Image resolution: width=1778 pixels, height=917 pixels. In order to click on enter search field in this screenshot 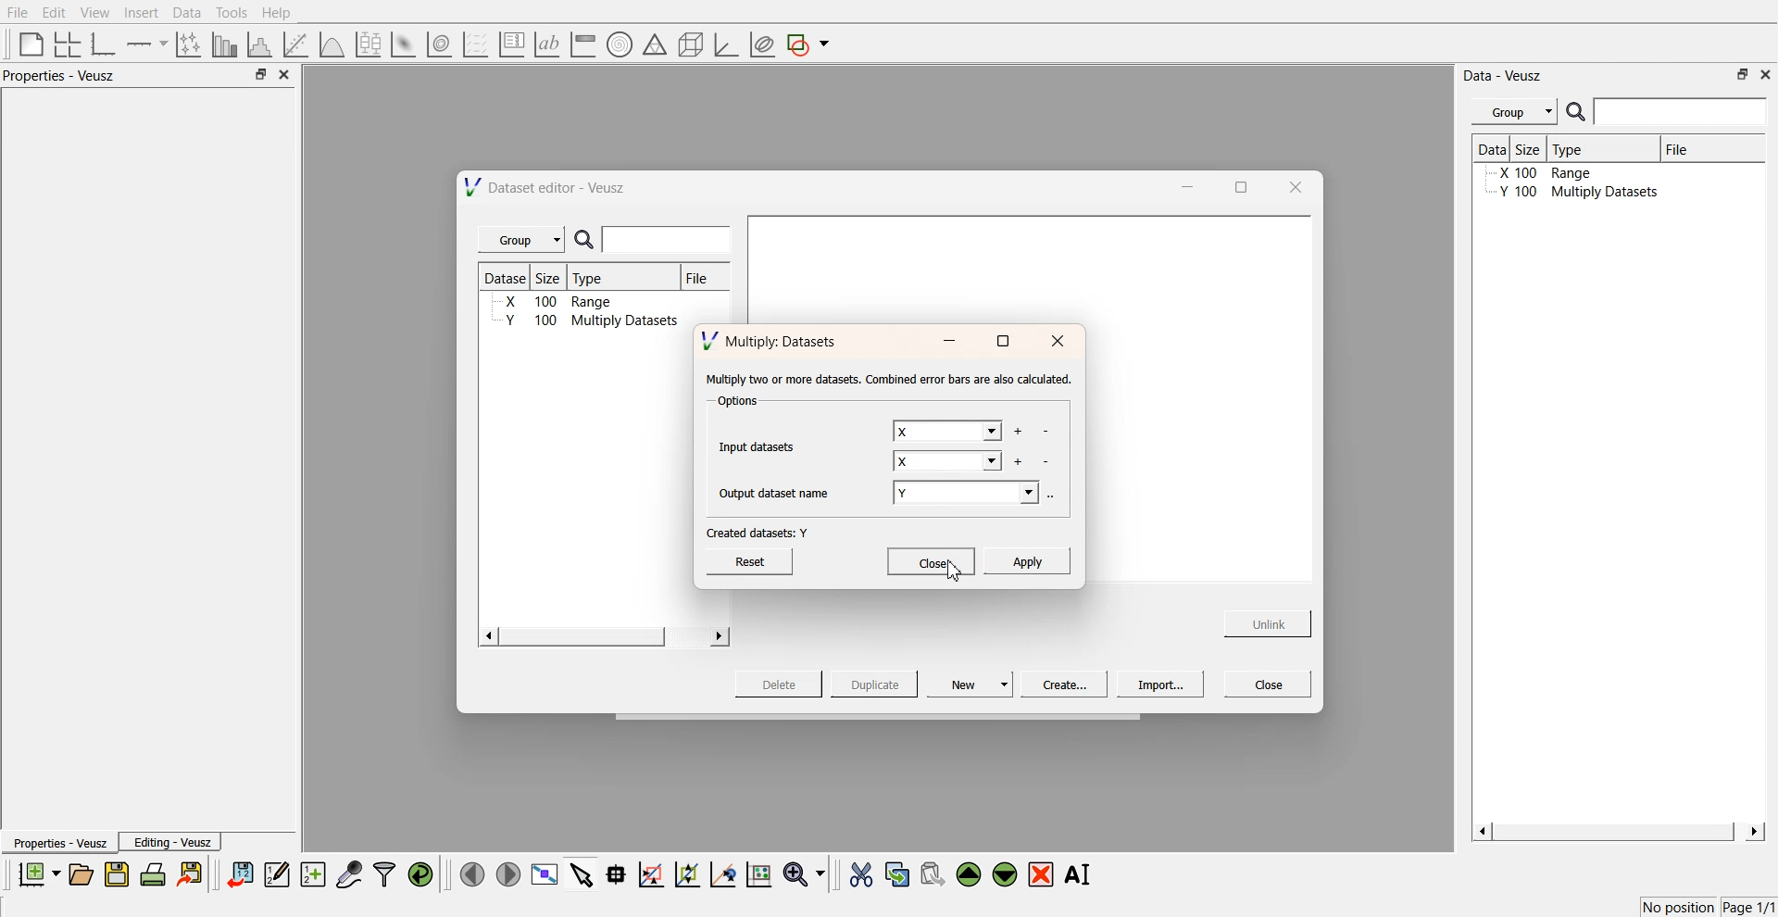, I will do `click(1683, 112)`.